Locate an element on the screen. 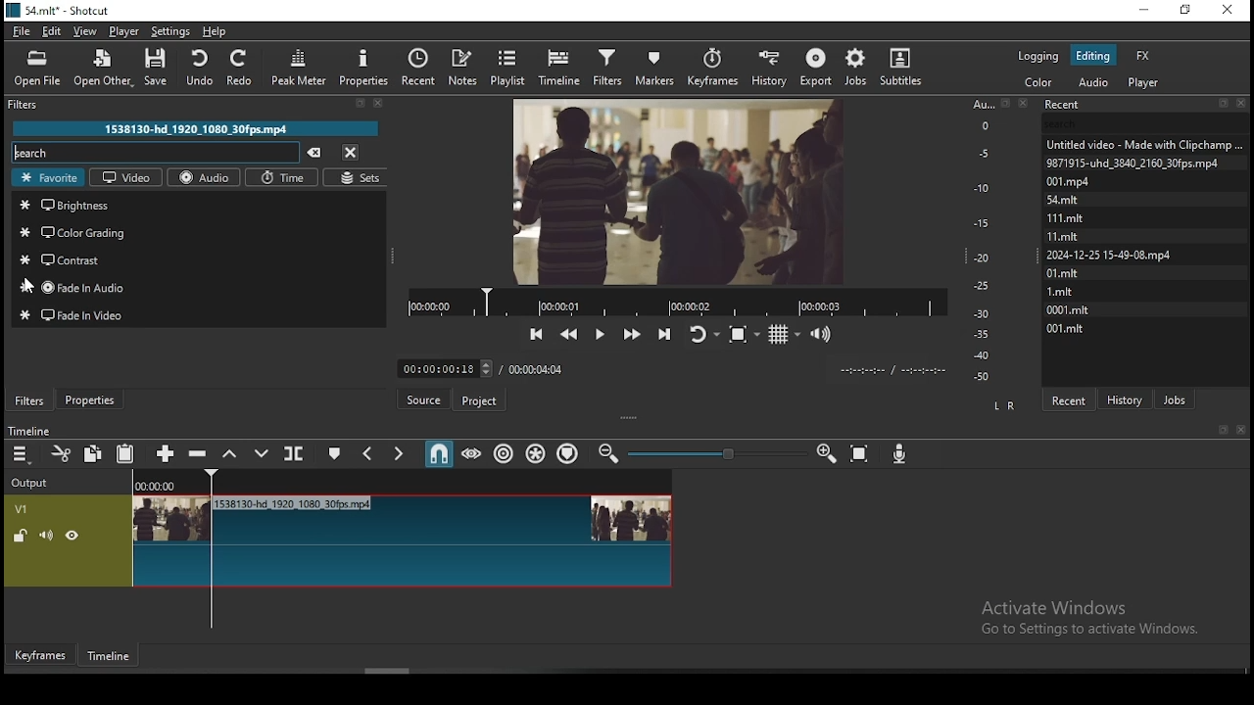 This screenshot has height=705, width=1254. timeline is located at coordinates (113, 658).